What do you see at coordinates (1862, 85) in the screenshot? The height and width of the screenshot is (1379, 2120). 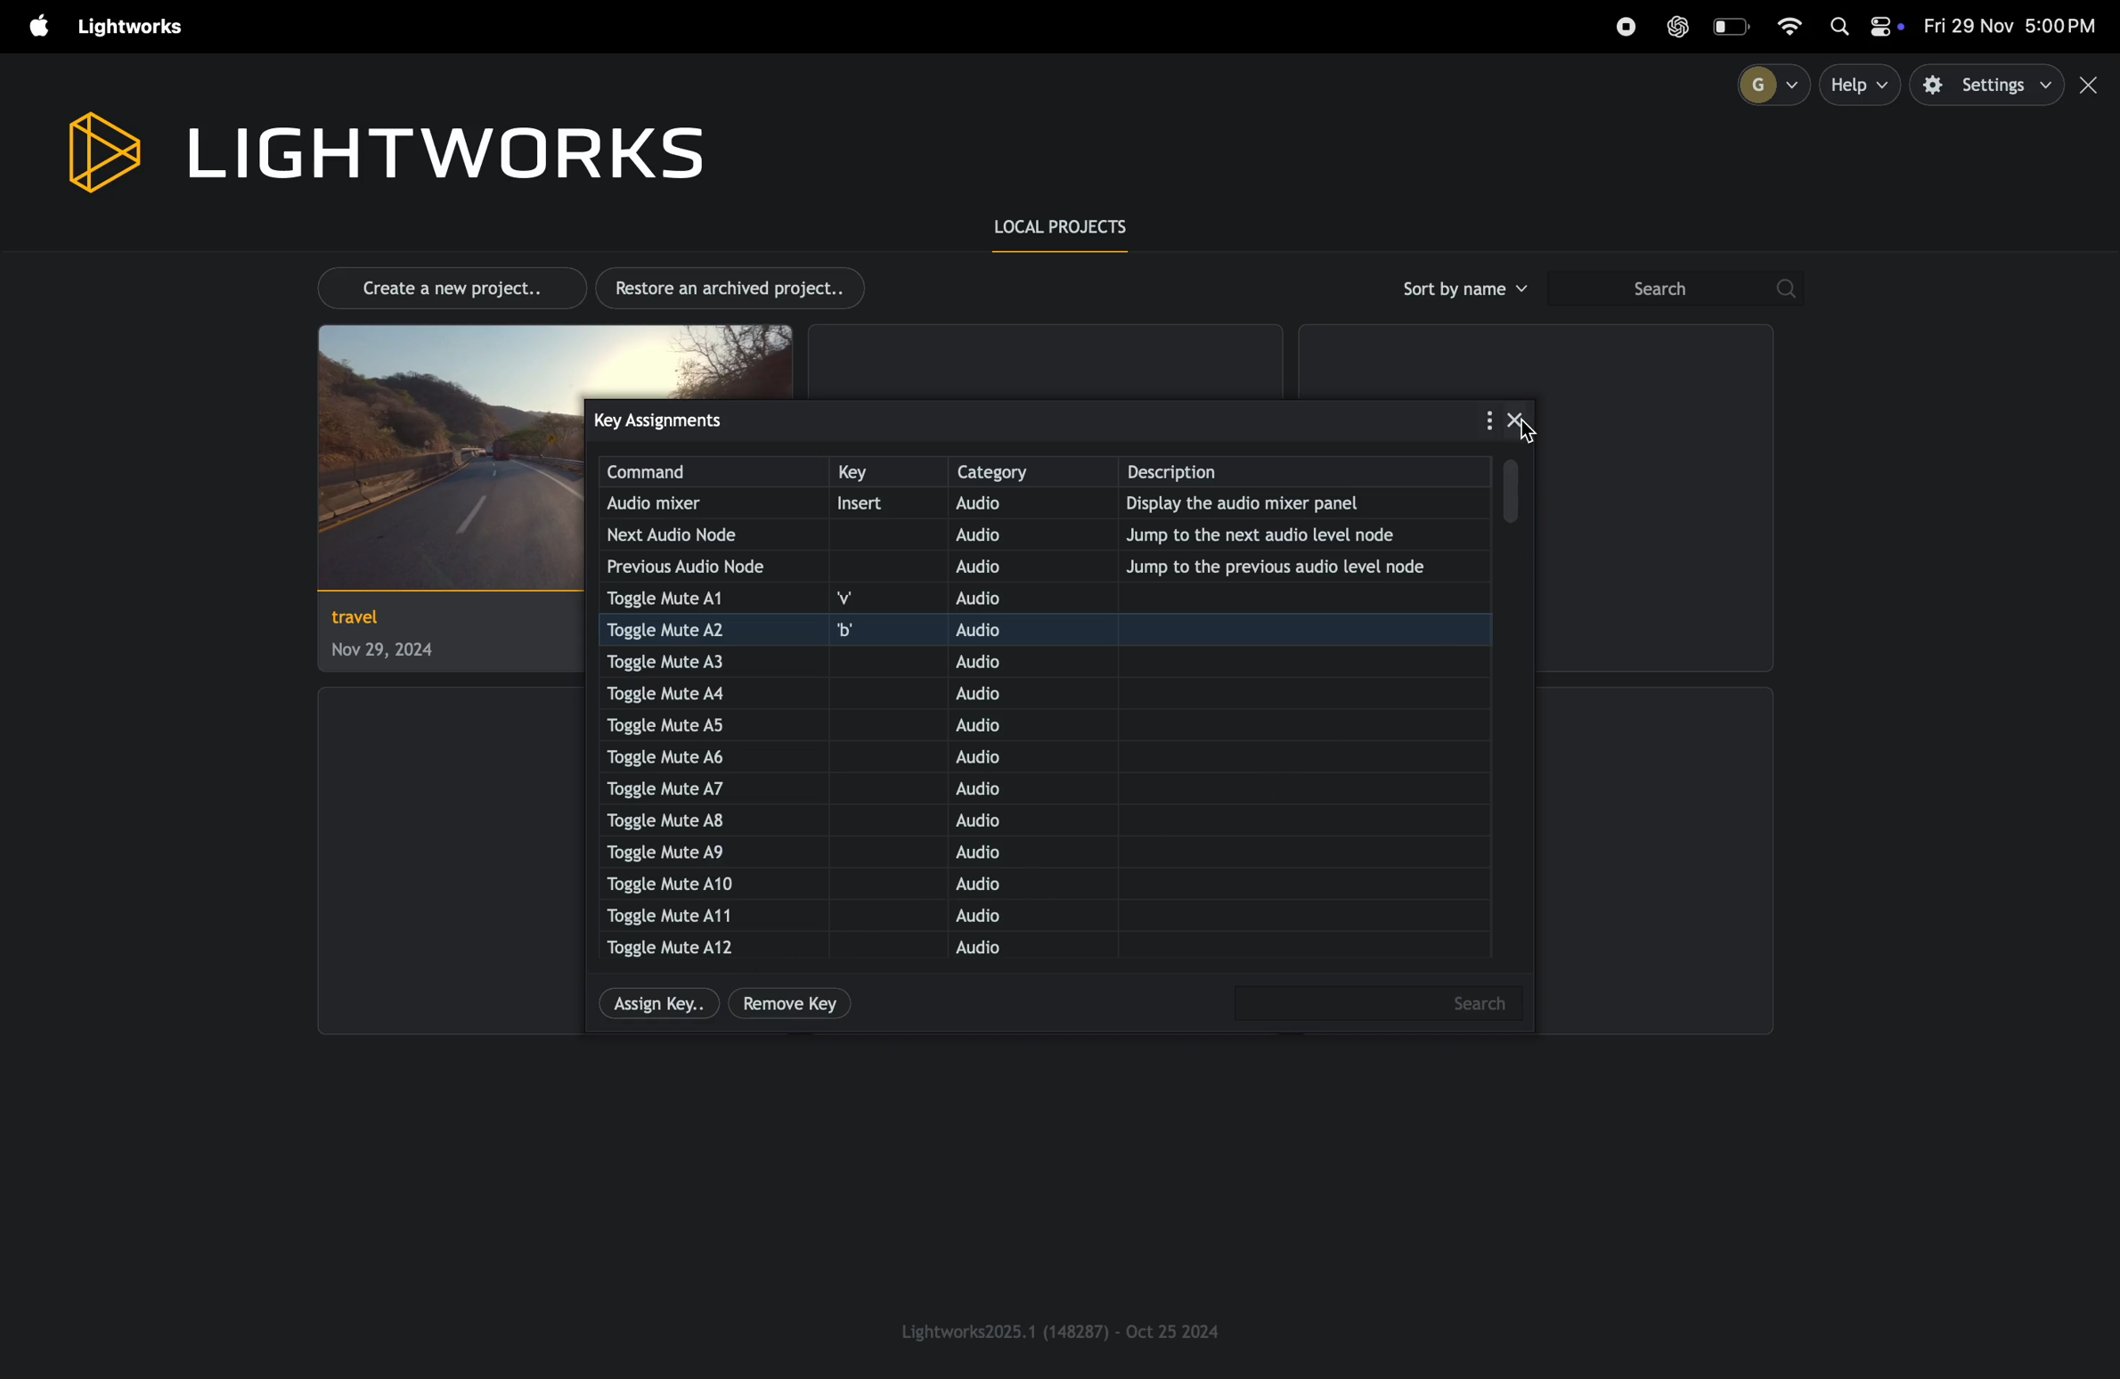 I see `help` at bounding box center [1862, 85].